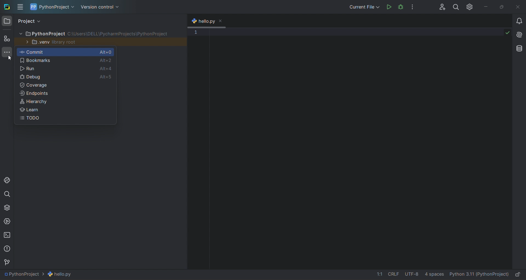 This screenshot has height=280, width=526. Describe the element at coordinates (519, 7) in the screenshot. I see `close` at that location.